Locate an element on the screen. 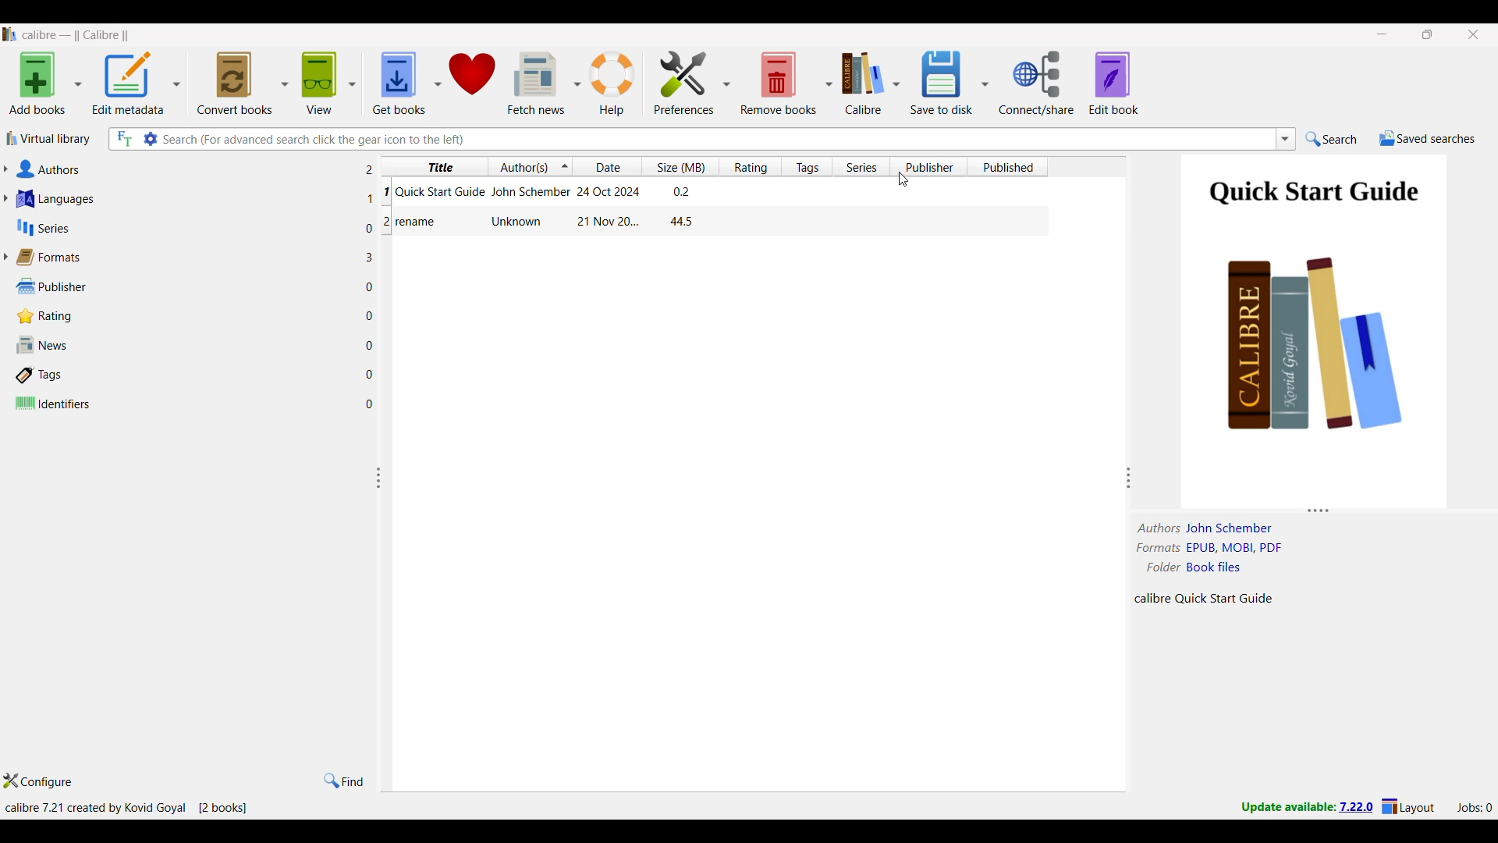 Image resolution: width=1498 pixels, height=843 pixels. Connect/share is located at coordinates (1036, 83).